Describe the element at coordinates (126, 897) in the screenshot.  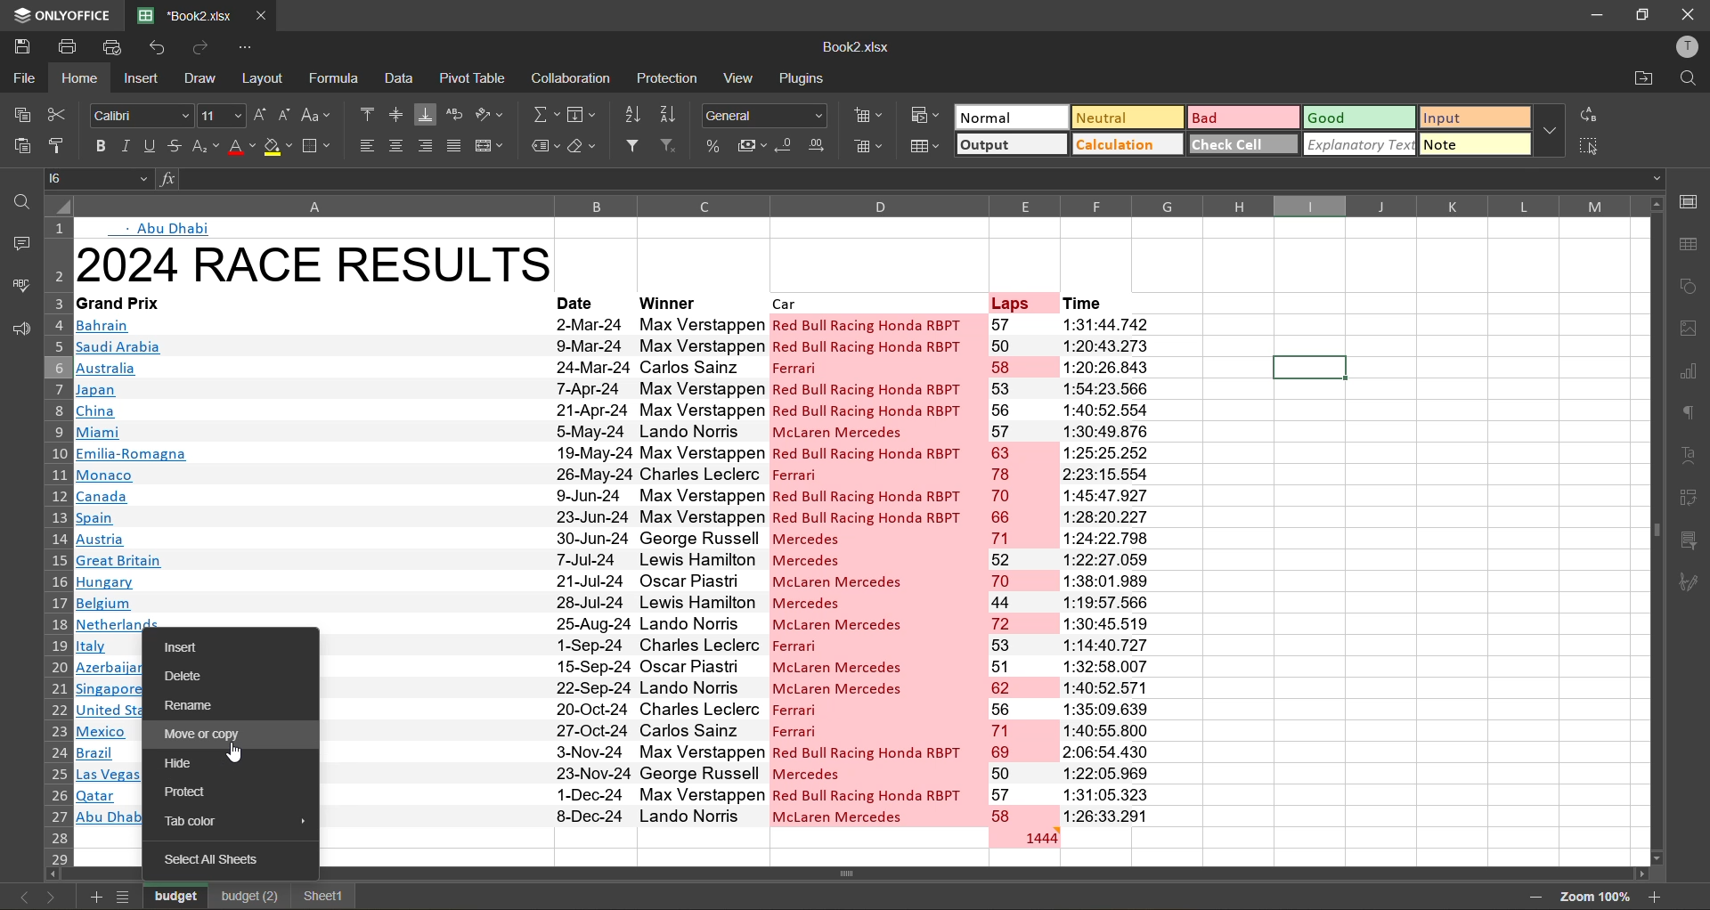
I see `sheet list` at that location.